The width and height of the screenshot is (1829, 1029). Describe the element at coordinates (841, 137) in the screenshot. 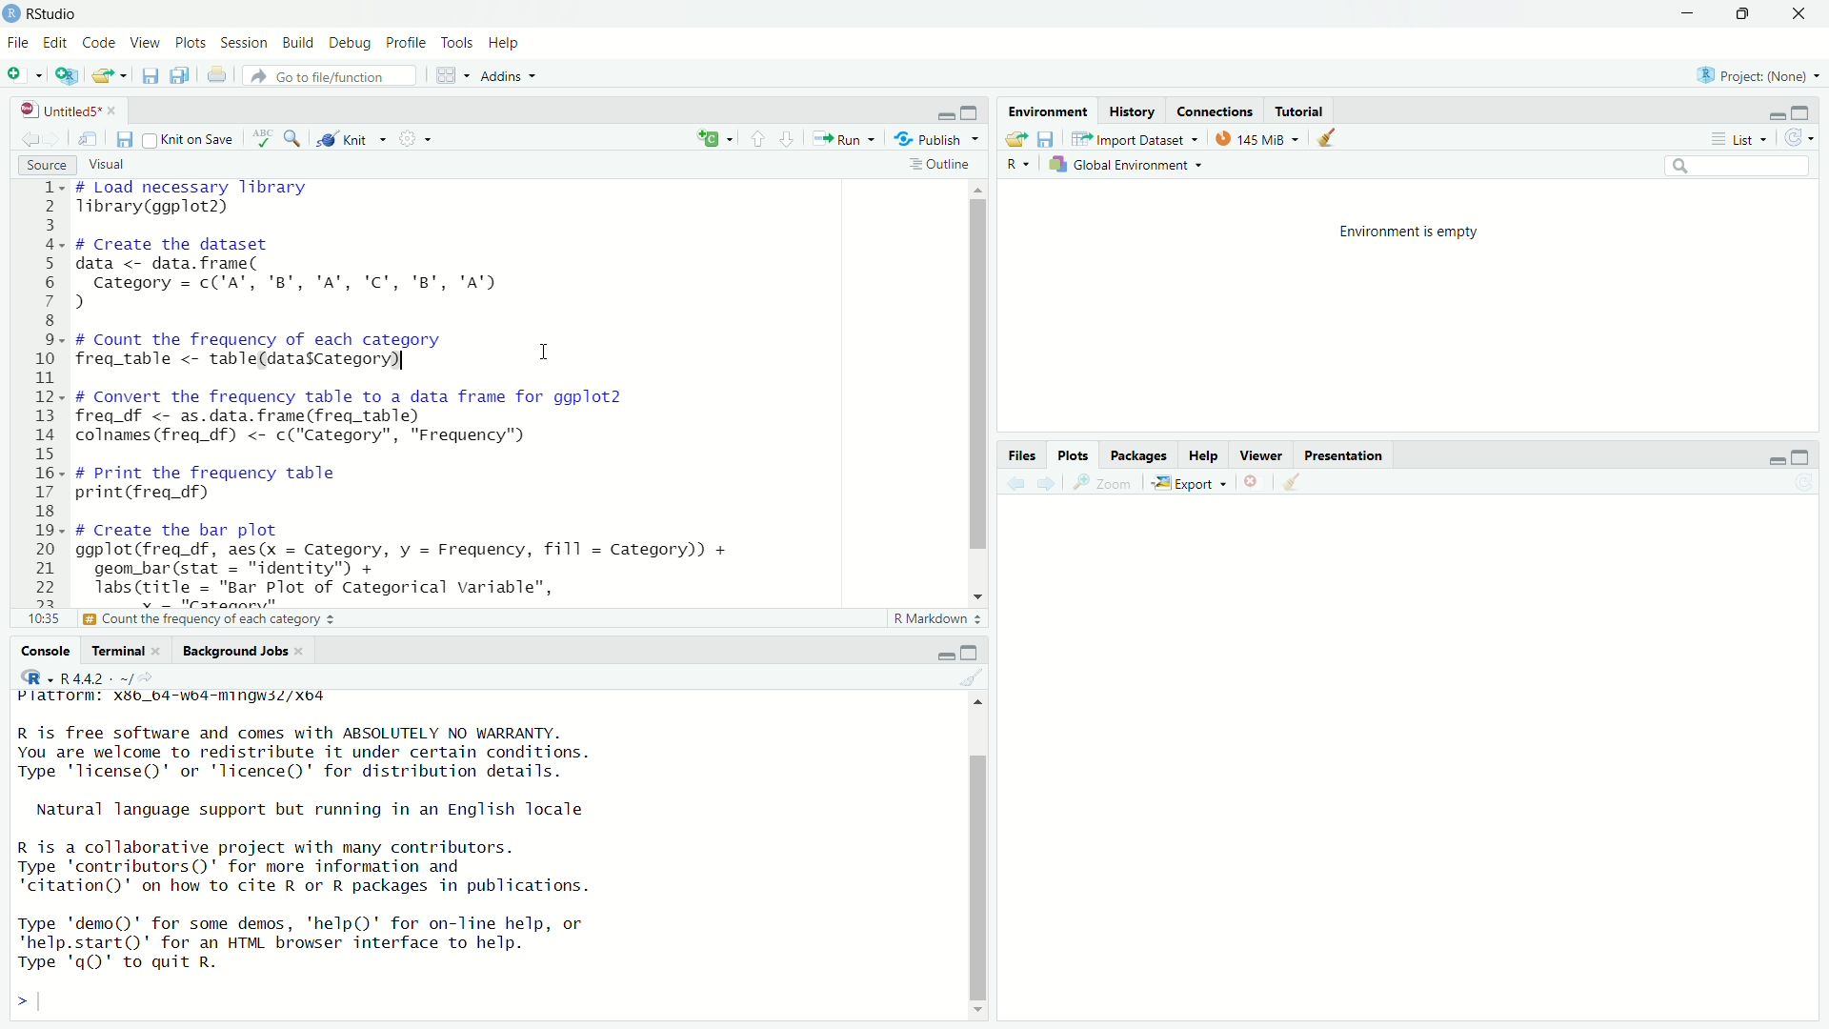

I see `run current file` at that location.